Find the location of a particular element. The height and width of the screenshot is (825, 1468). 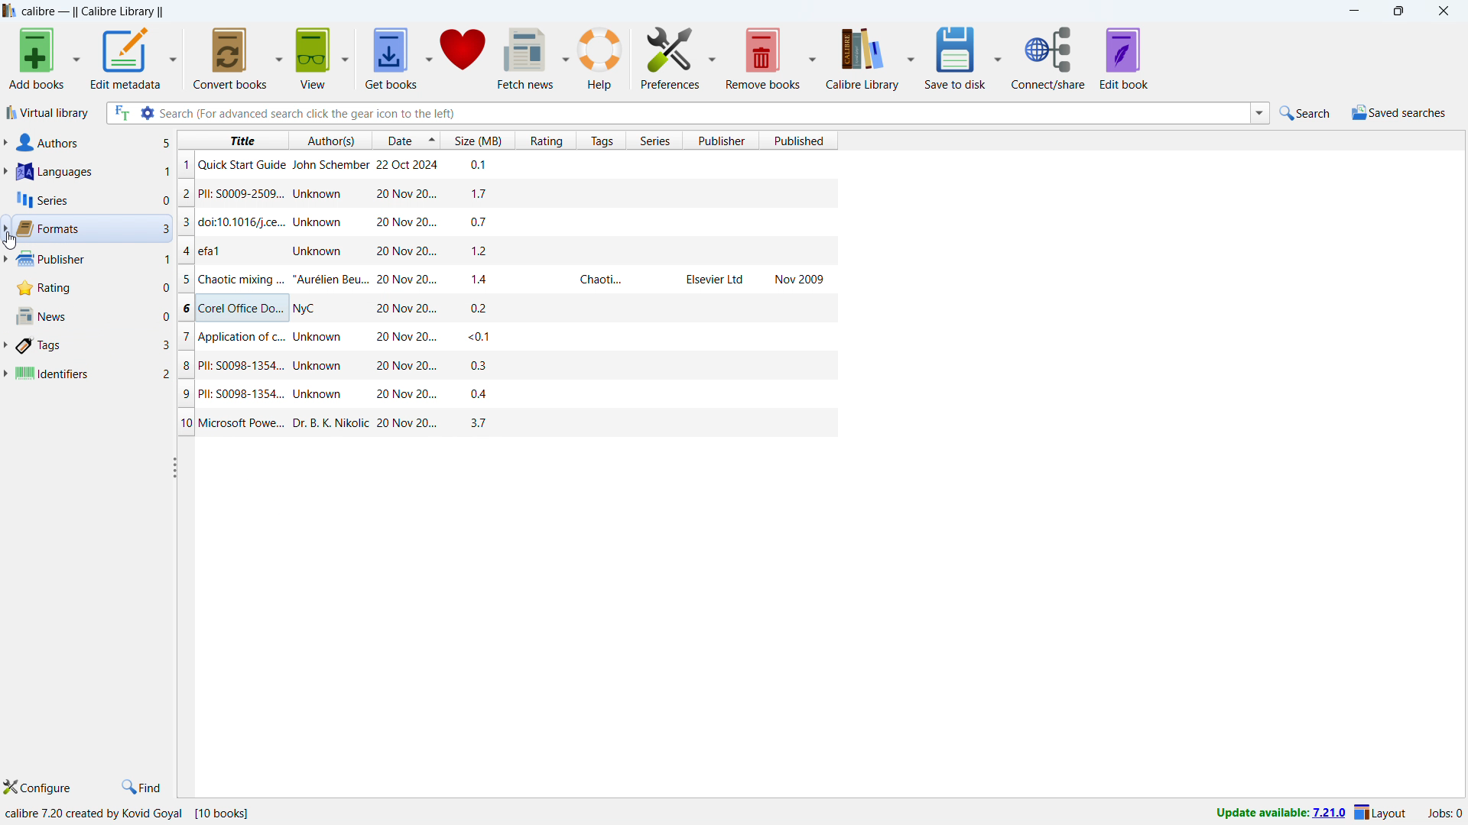

sort by published is located at coordinates (799, 141).